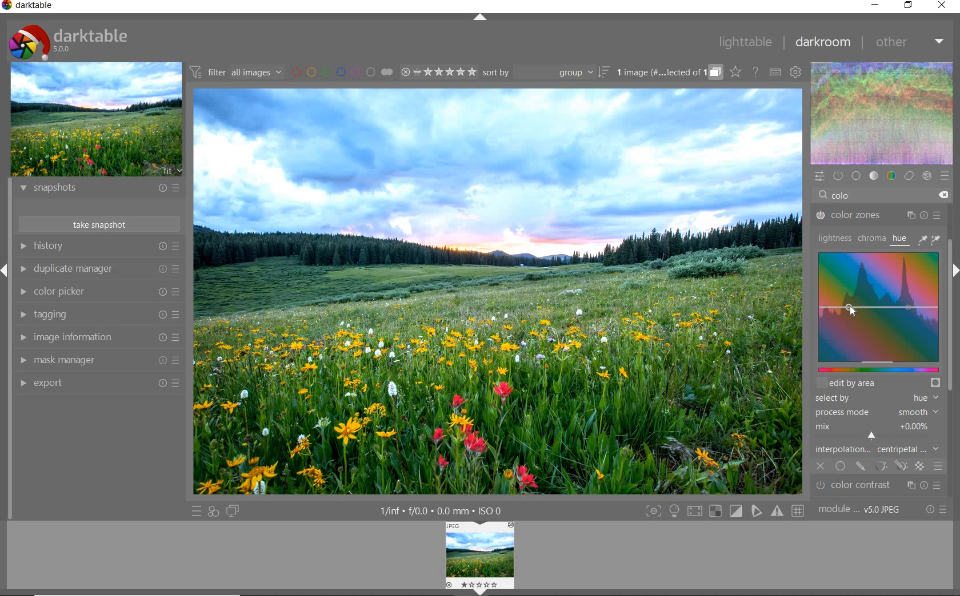 The image size is (960, 596). I want to click on waveform, so click(883, 114).